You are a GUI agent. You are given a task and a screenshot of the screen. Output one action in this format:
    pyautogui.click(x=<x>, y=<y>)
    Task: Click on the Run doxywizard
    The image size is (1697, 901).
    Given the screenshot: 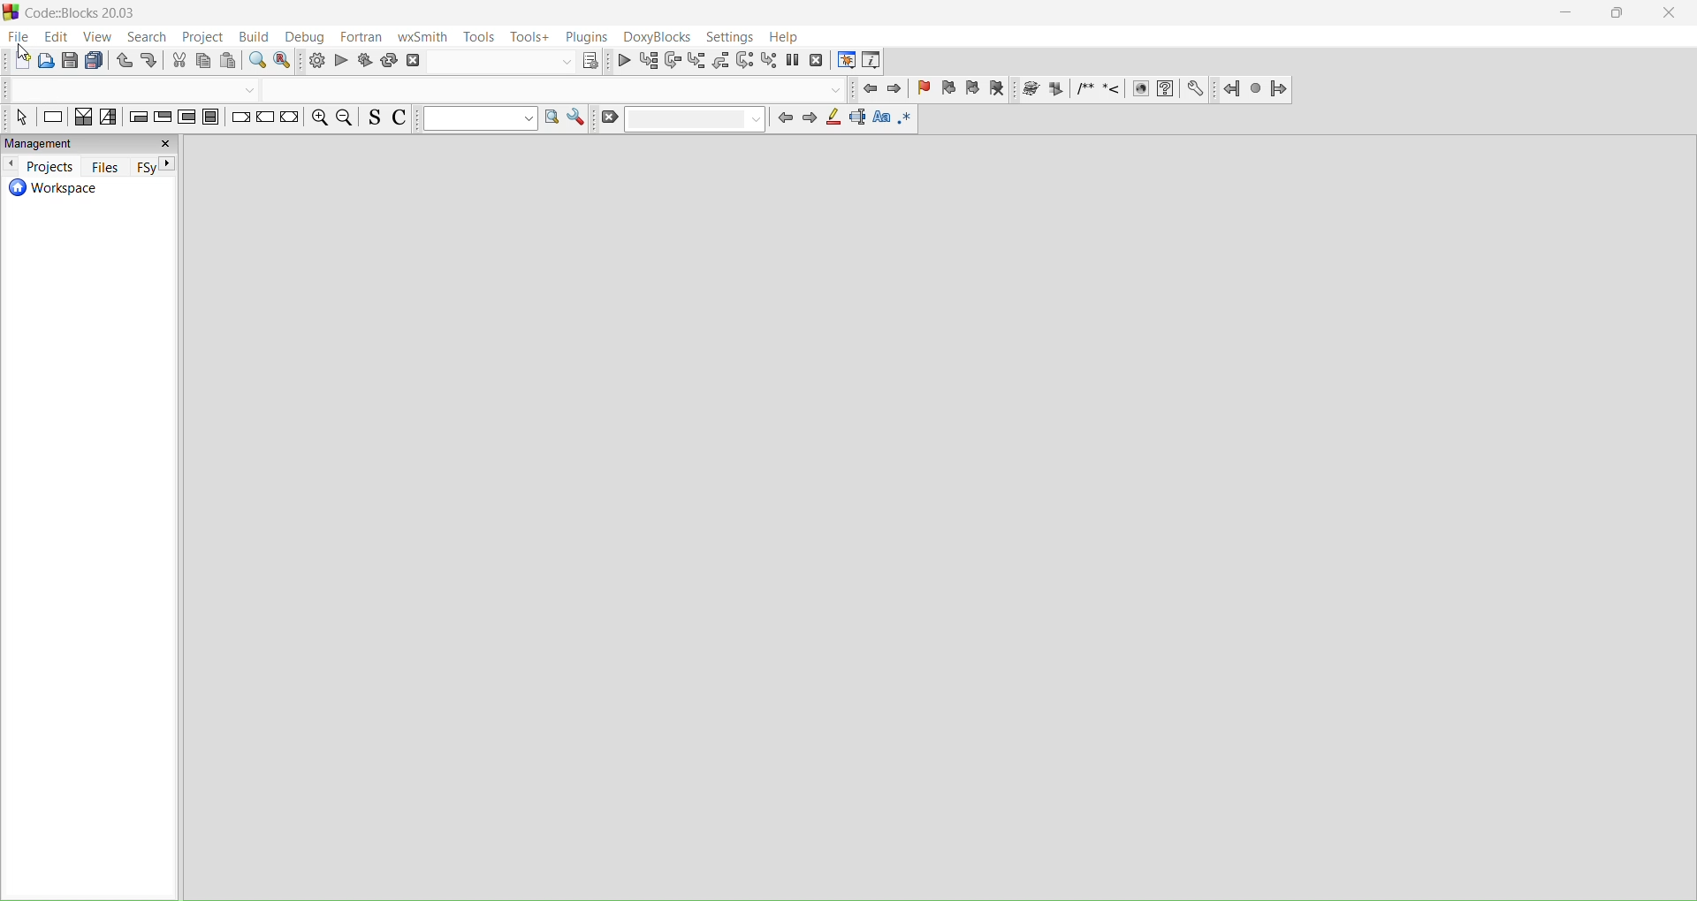 What is the action you would take?
    pyautogui.click(x=1029, y=90)
    